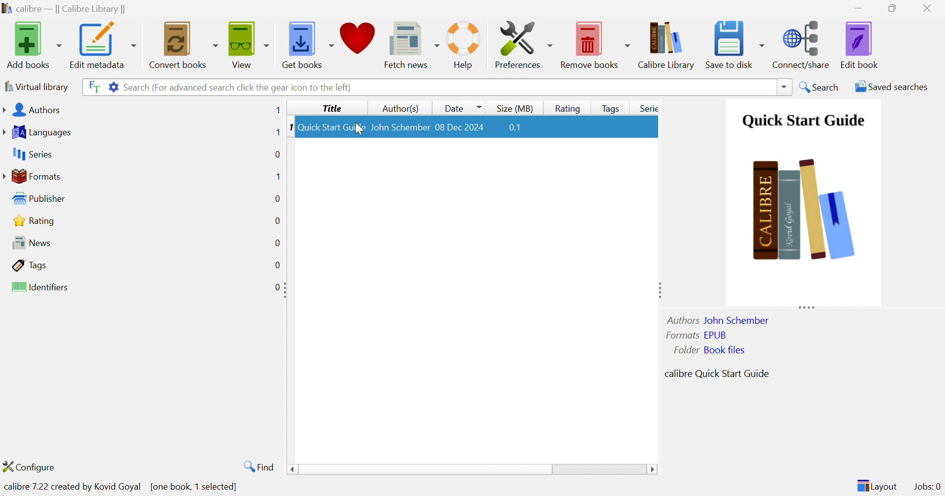 This screenshot has height=496, width=945. Describe the element at coordinates (273, 287) in the screenshot. I see `0` at that location.